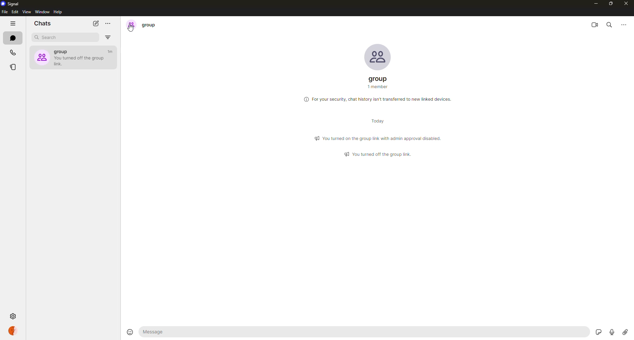 This screenshot has width=634, height=340. Describe the element at coordinates (15, 12) in the screenshot. I see `edit` at that location.